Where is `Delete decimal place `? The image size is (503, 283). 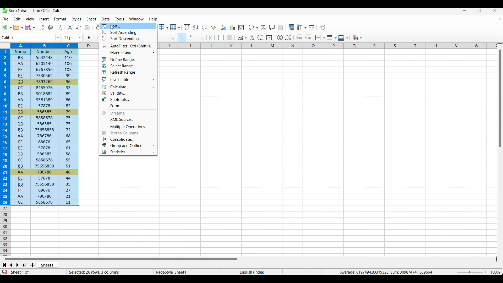
Delete decimal place  is located at coordinates (289, 38).